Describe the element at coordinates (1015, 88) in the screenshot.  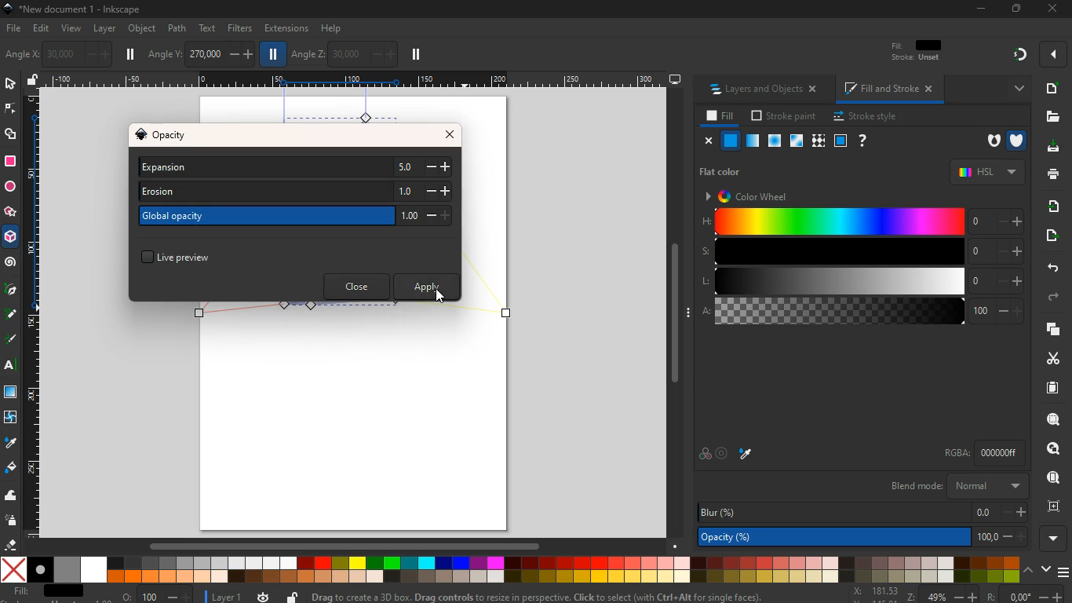
I see `more` at that location.